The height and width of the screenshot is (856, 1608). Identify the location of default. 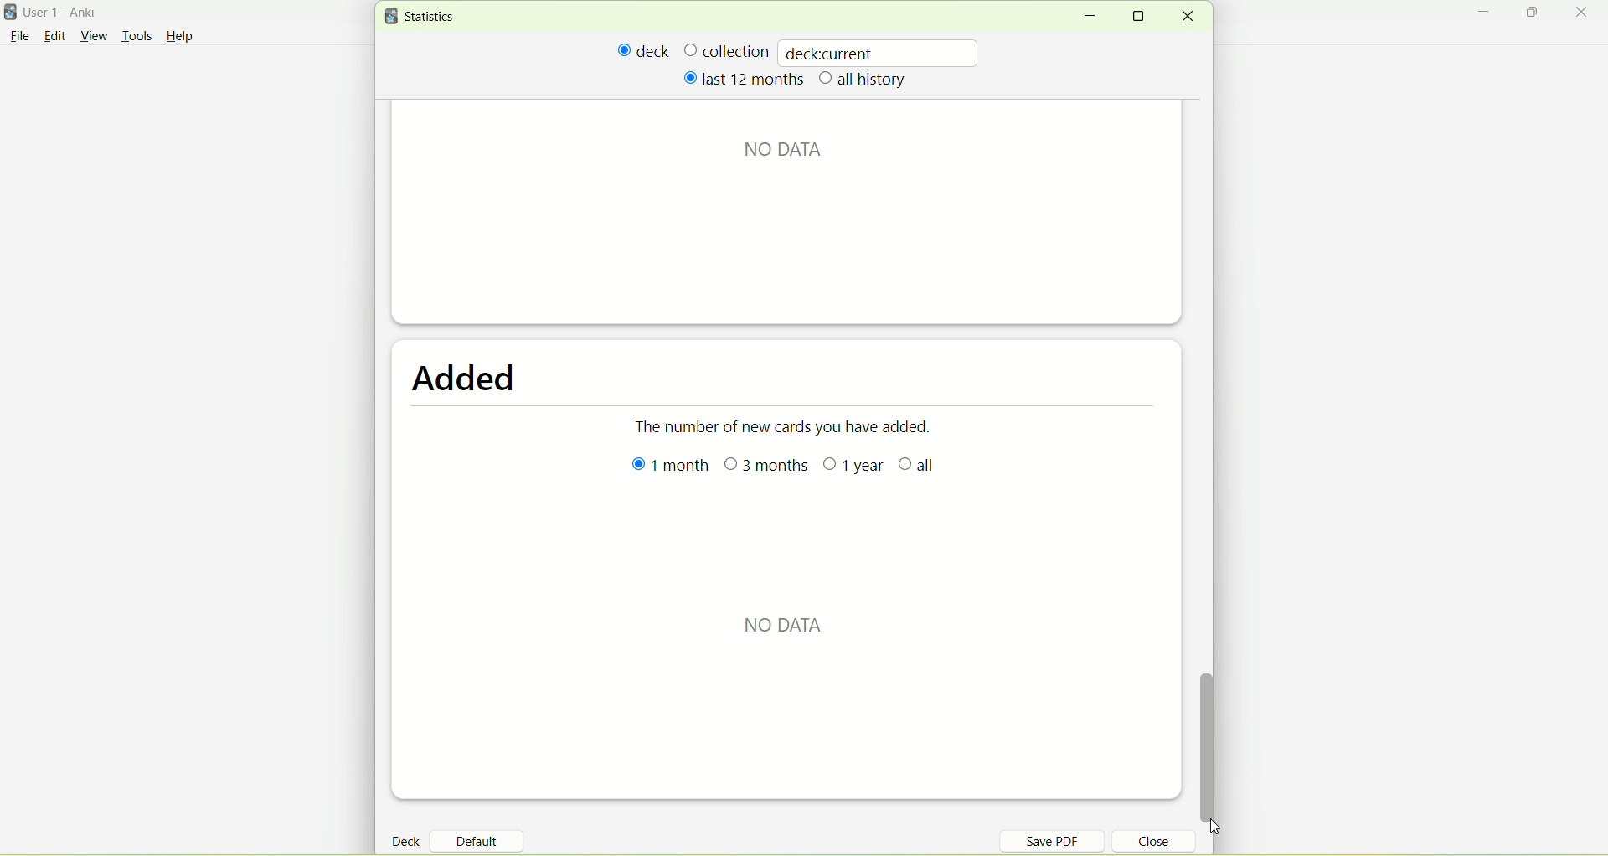
(483, 835).